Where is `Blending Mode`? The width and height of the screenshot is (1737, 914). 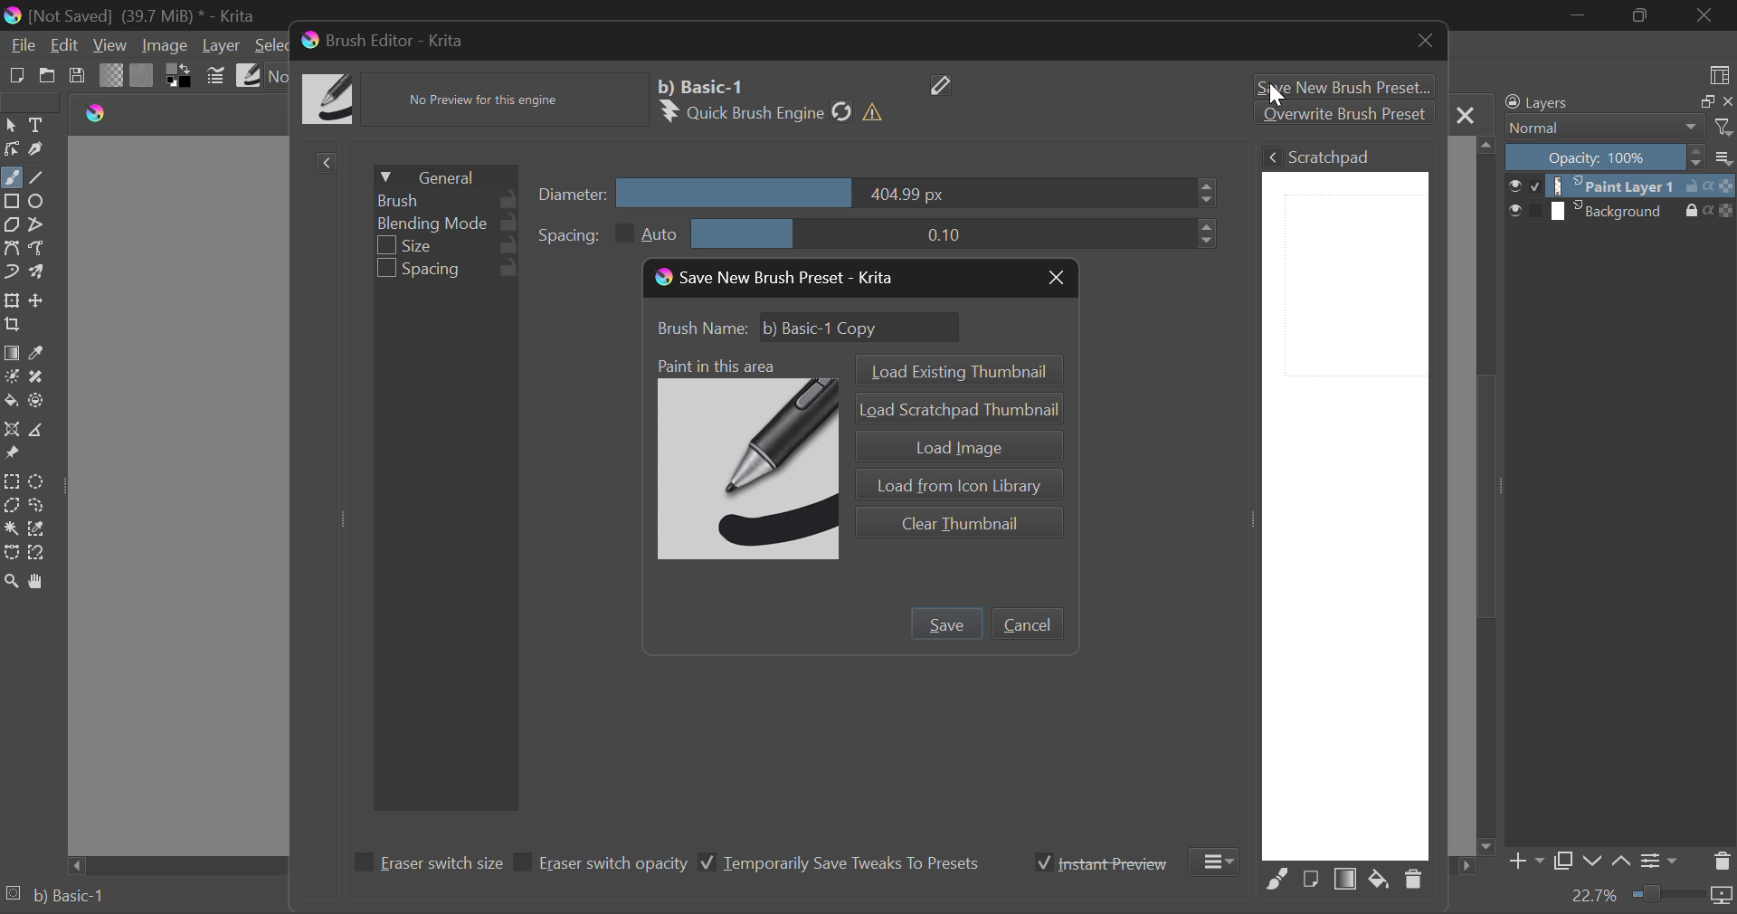
Blending Mode is located at coordinates (446, 224).